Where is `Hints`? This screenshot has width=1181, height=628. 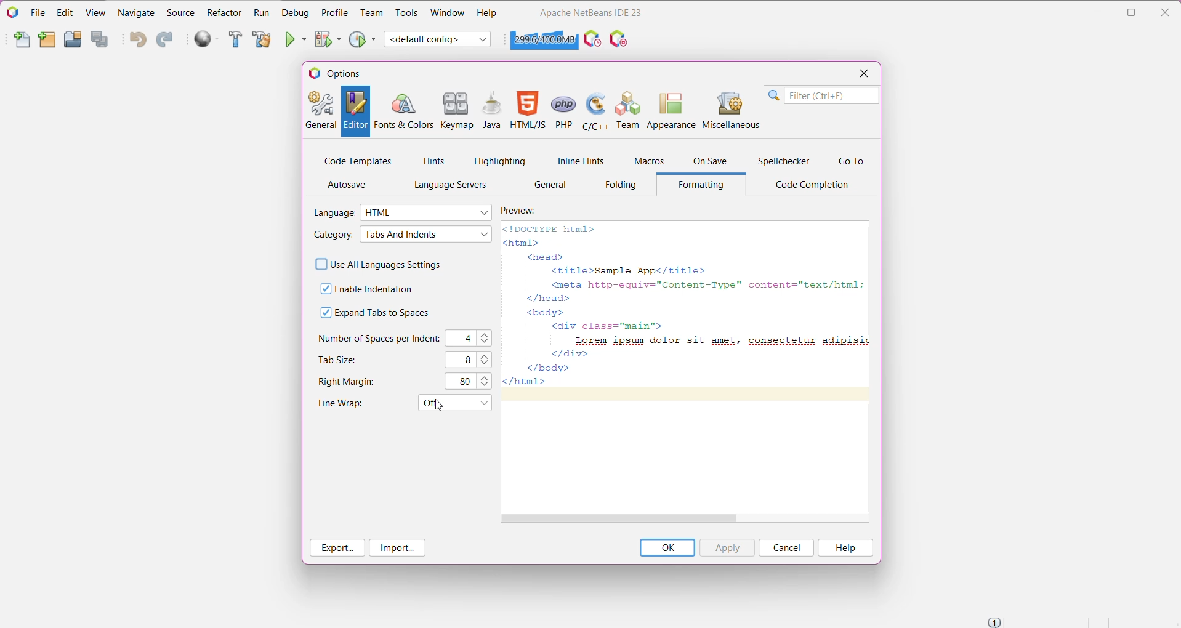 Hints is located at coordinates (434, 161).